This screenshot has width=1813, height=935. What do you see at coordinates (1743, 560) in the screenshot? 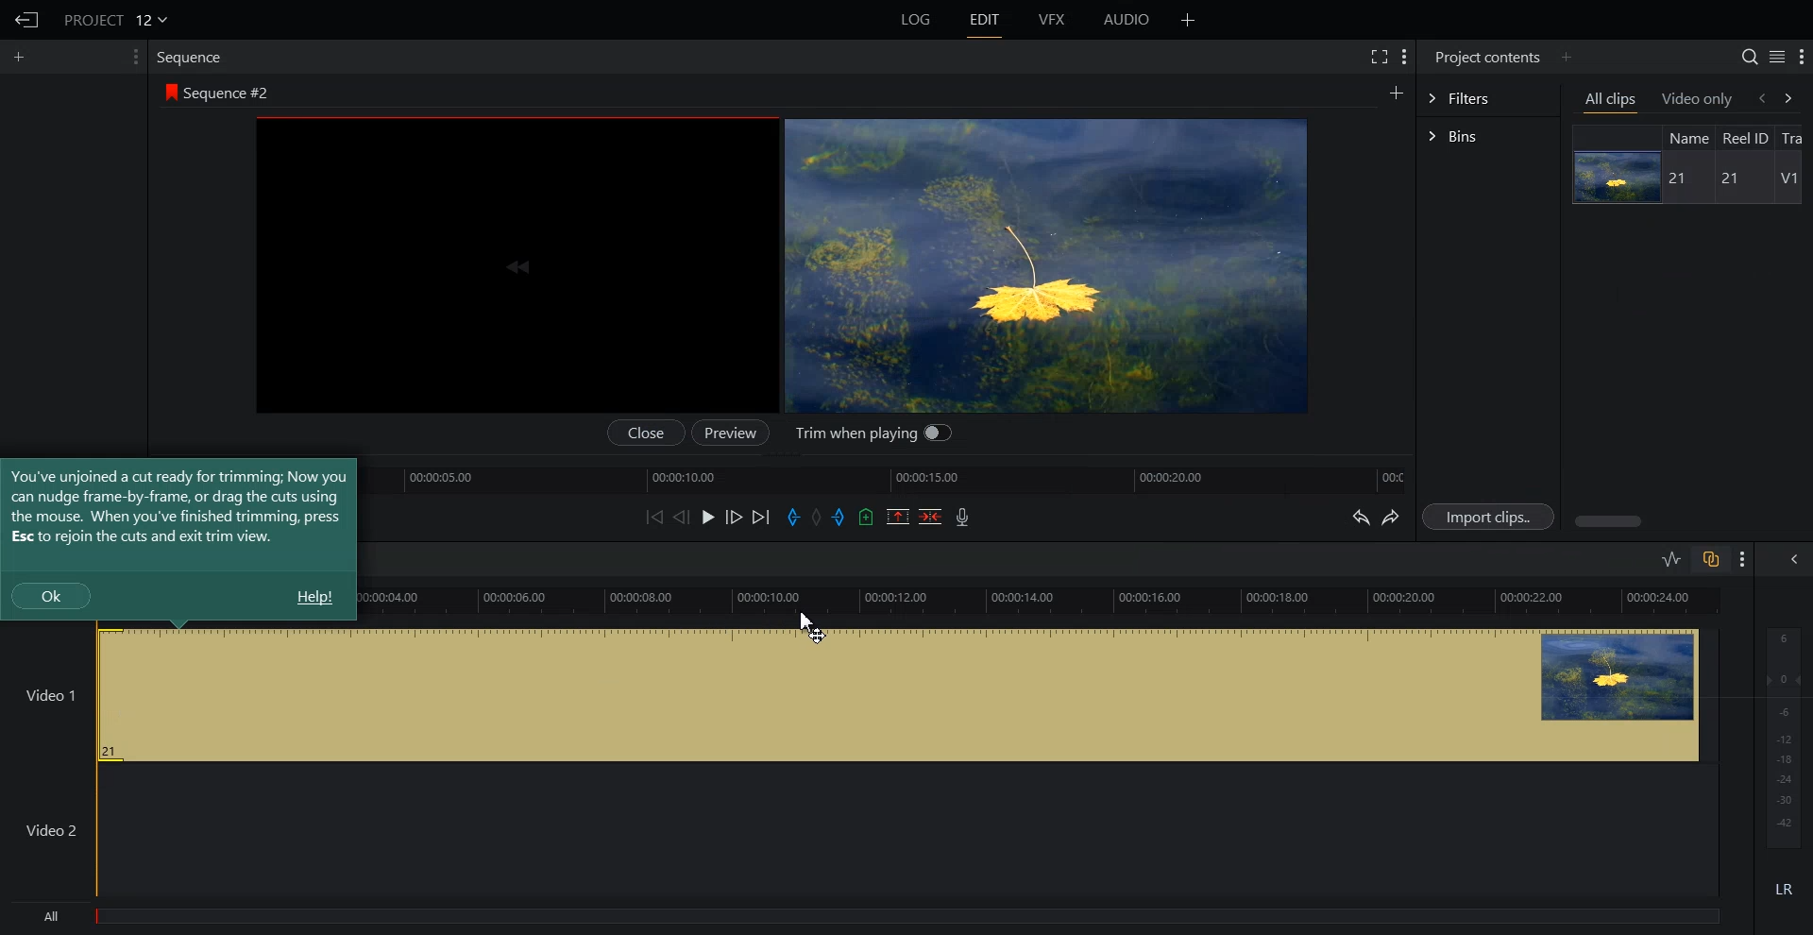
I see `Show Setting Menu` at bounding box center [1743, 560].